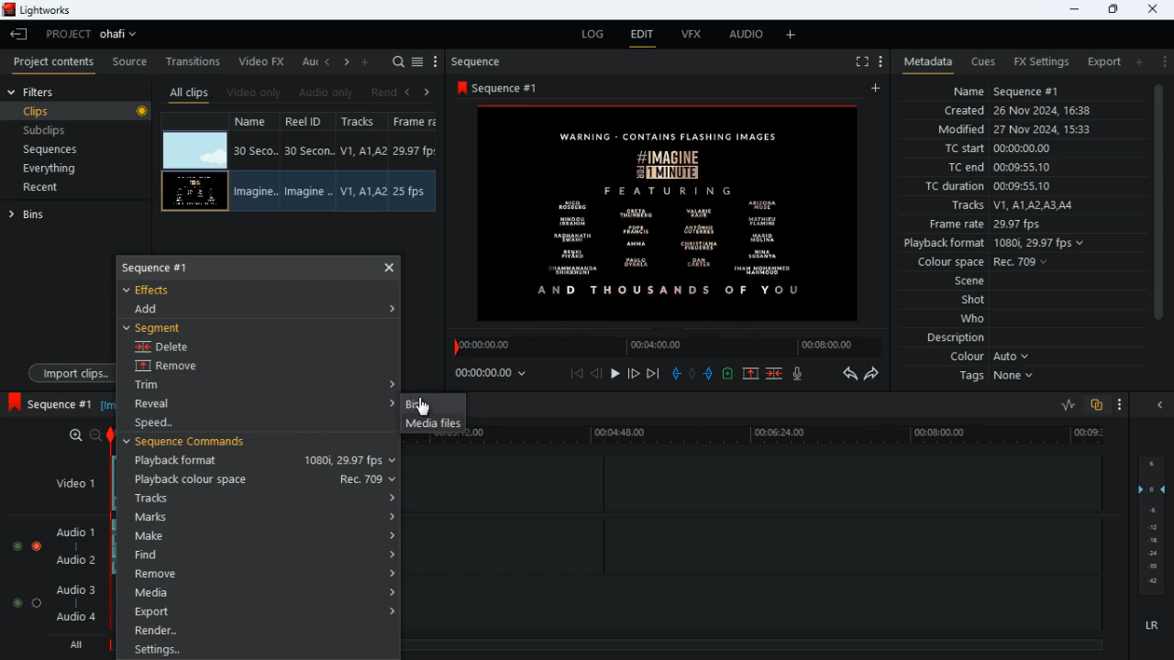  I want to click on maximize, so click(1113, 9).